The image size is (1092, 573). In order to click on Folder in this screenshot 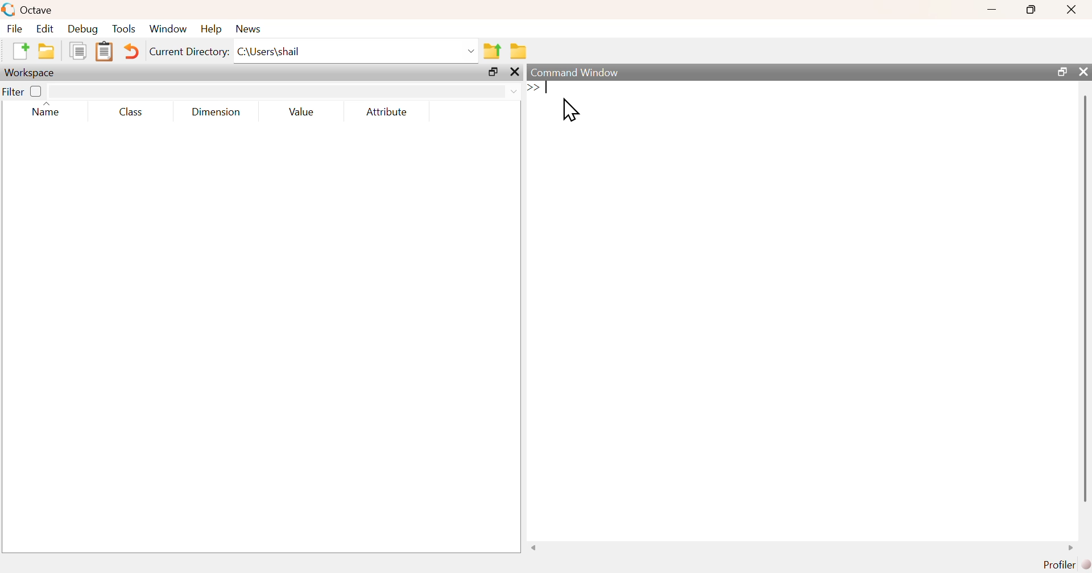, I will do `click(519, 51)`.